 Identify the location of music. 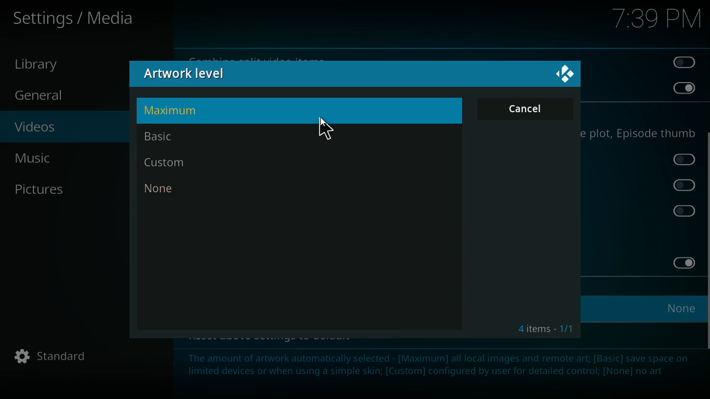
(59, 158).